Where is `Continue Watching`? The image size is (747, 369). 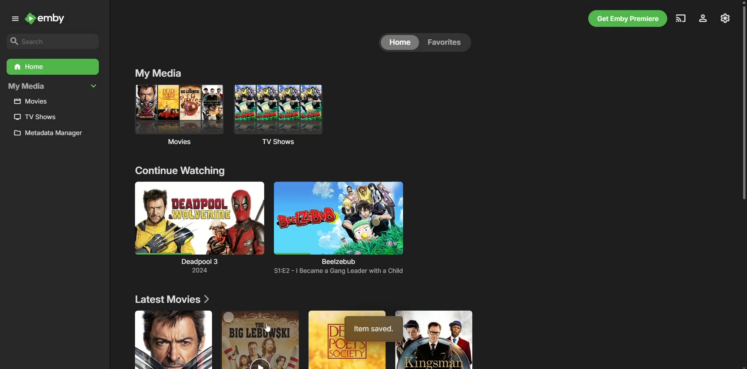 Continue Watching is located at coordinates (183, 173).